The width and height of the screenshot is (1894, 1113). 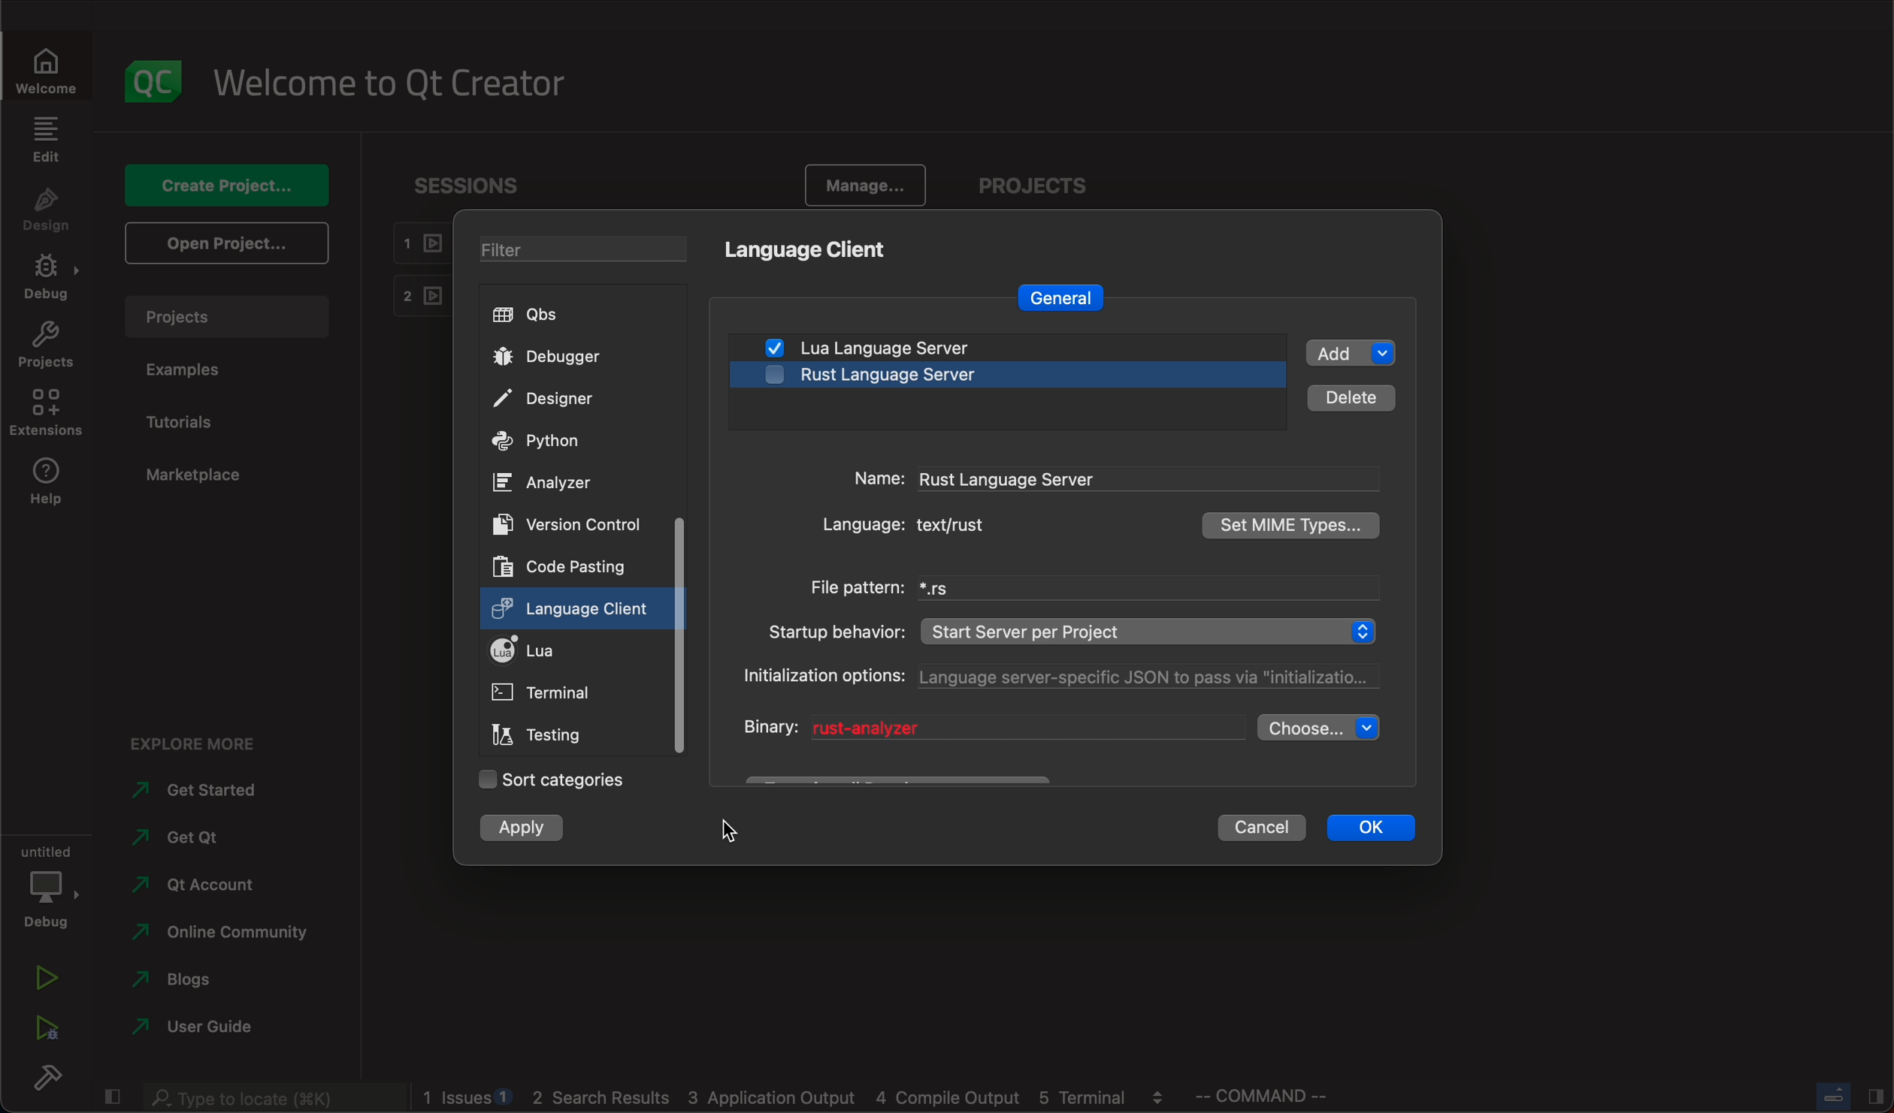 I want to click on command, so click(x=1274, y=1096).